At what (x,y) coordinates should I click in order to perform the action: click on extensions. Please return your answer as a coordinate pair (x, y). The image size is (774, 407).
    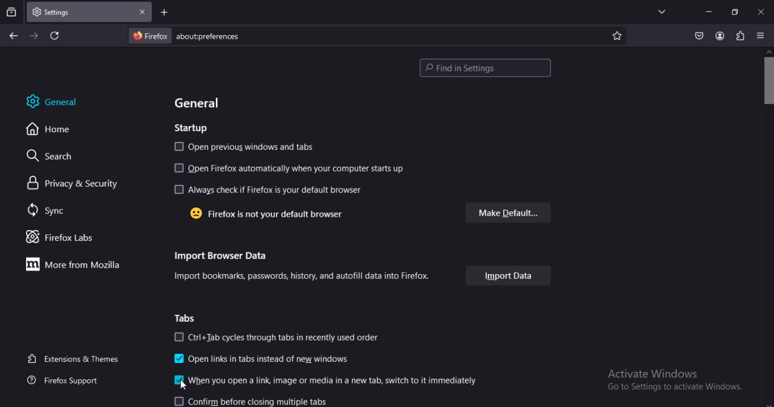
    Looking at the image, I should click on (739, 35).